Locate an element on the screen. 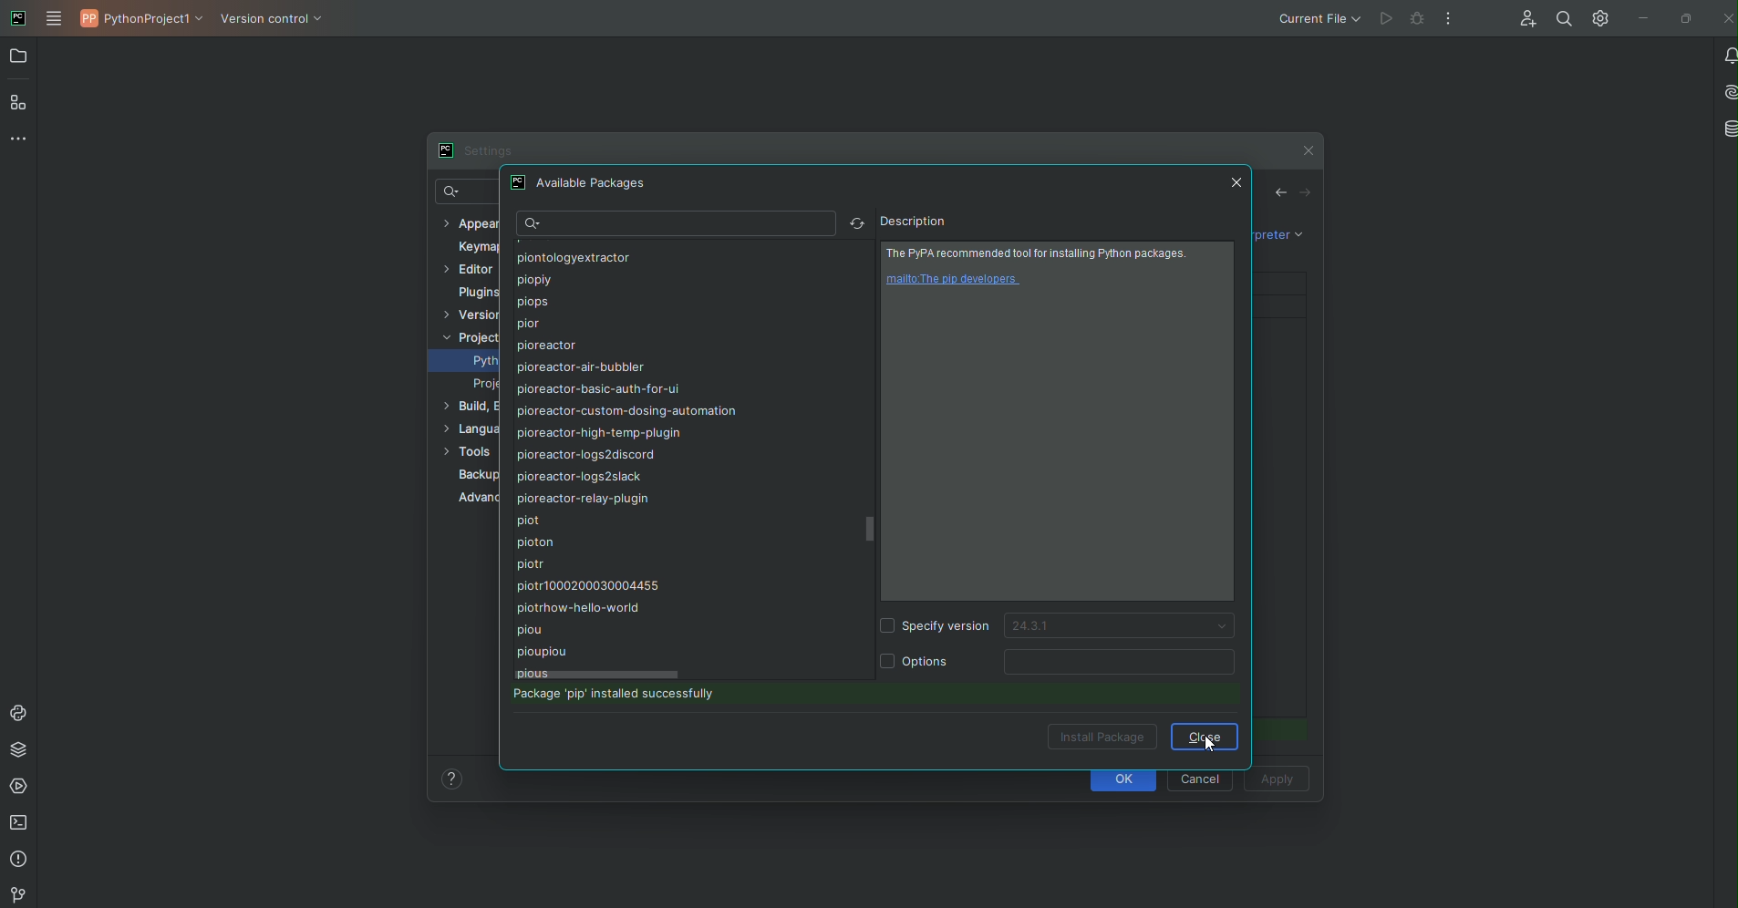 The width and height of the screenshot is (1738, 908). piops is located at coordinates (530, 301).